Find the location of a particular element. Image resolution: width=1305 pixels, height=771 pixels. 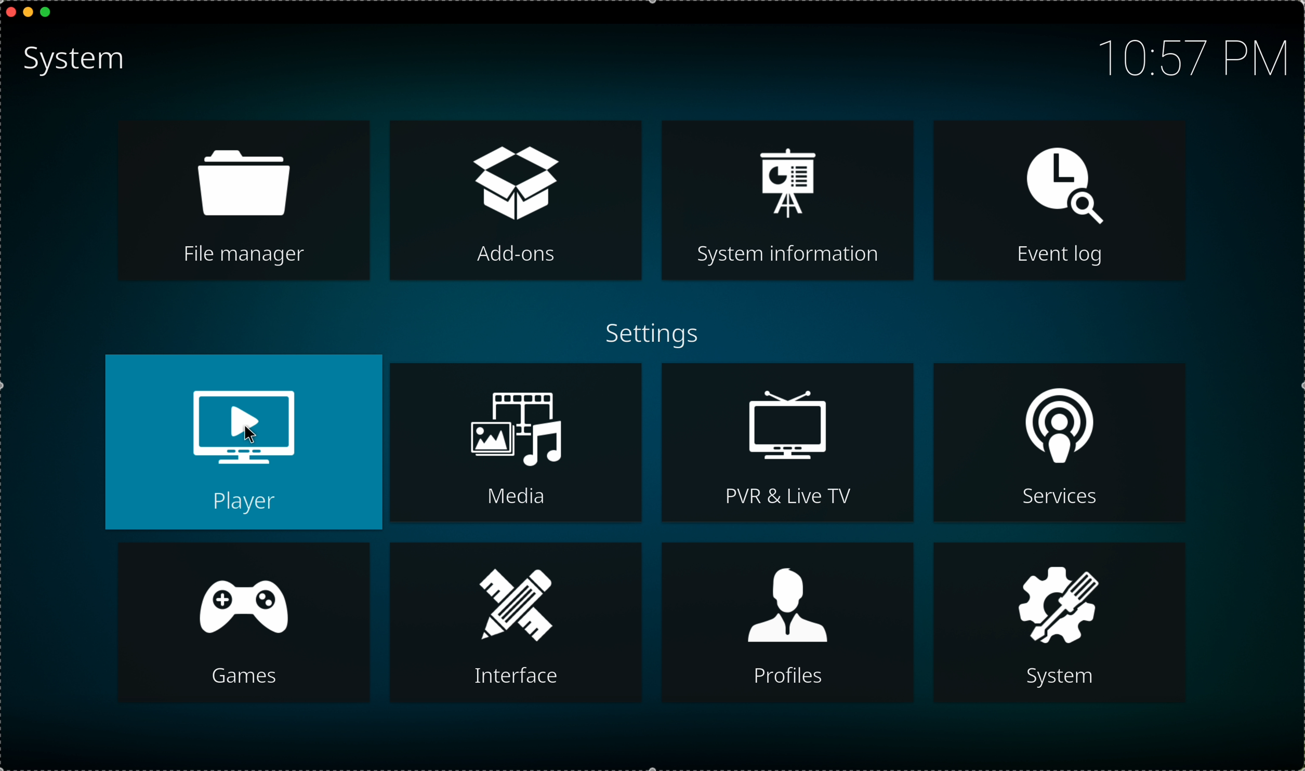

file manager is located at coordinates (245, 203).